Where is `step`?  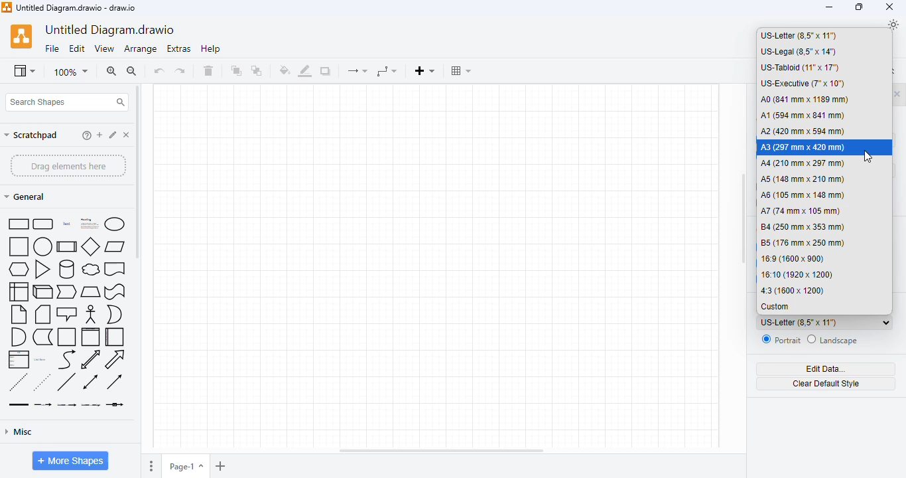
step is located at coordinates (67, 292).